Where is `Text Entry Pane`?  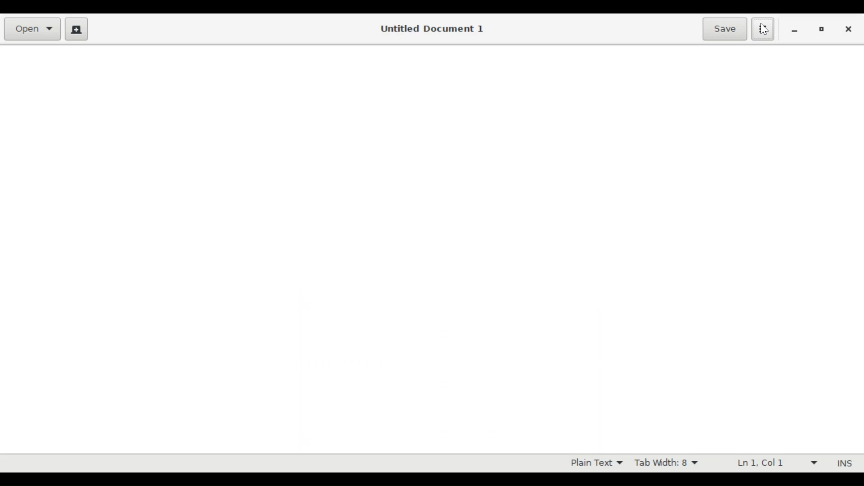
Text Entry Pane is located at coordinates (430, 249).